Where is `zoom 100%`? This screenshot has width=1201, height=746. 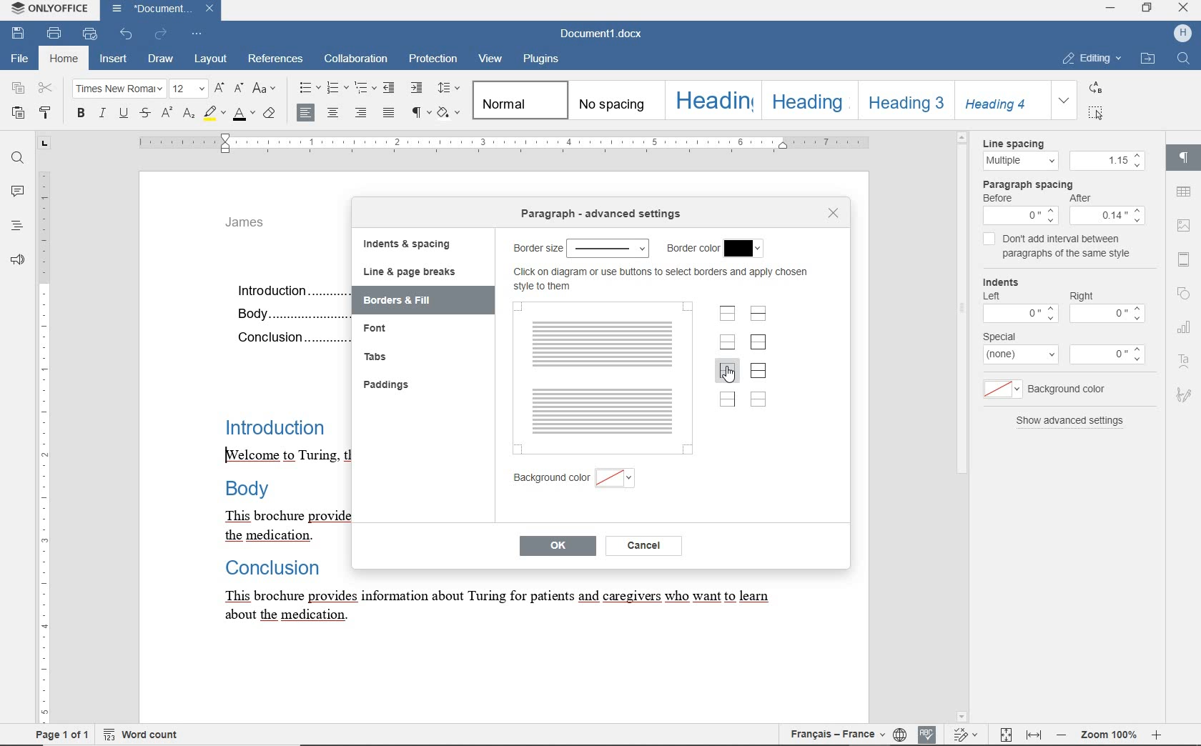 zoom 100% is located at coordinates (1110, 736).